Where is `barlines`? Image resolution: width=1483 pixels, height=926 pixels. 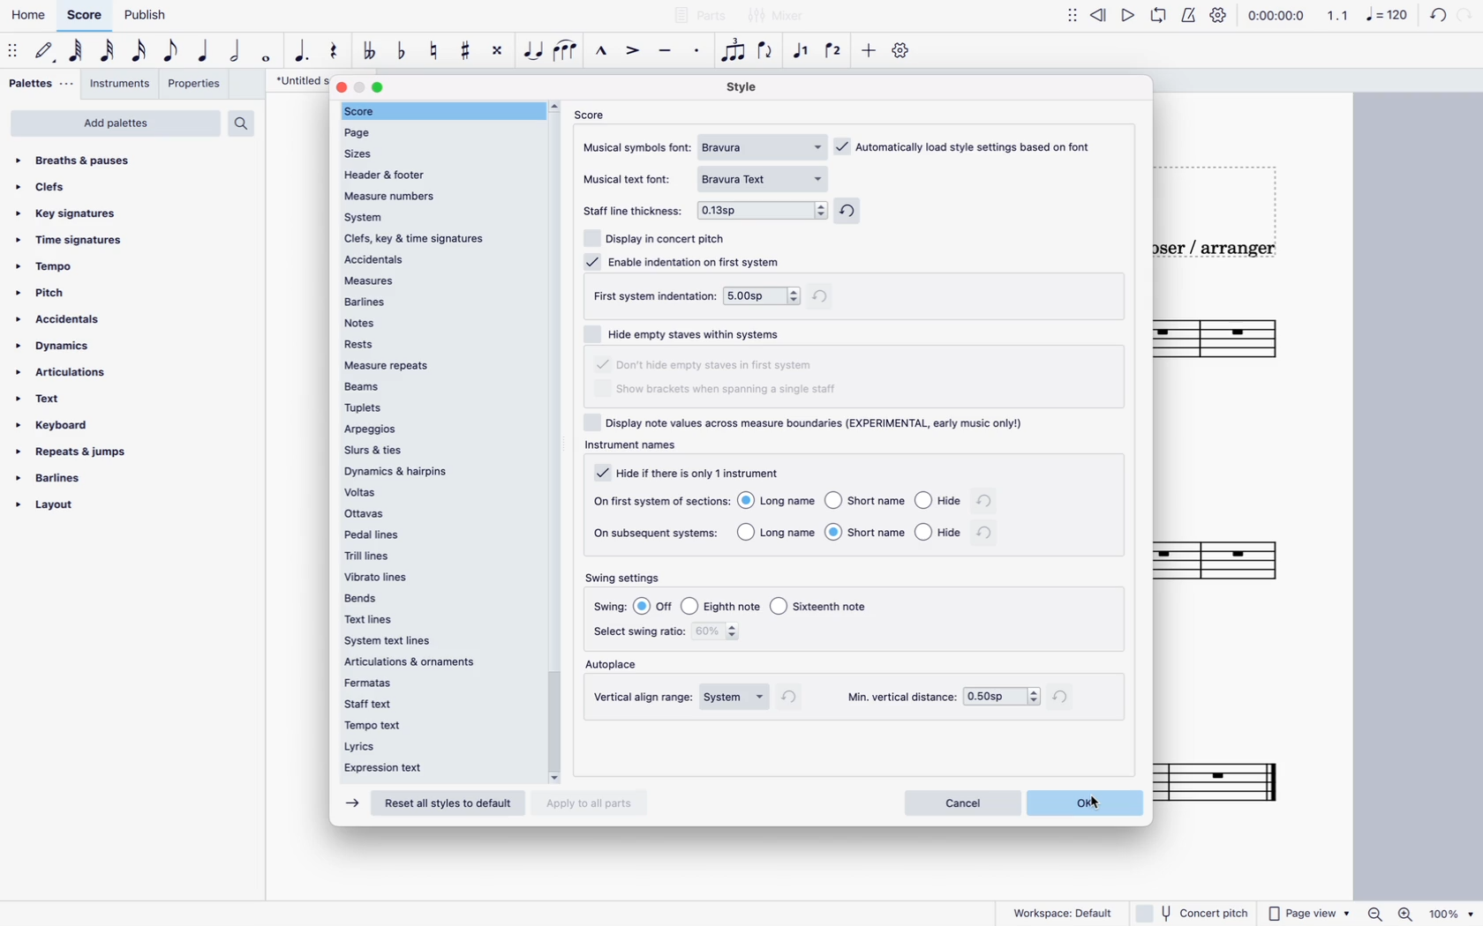
barlines is located at coordinates (438, 302).